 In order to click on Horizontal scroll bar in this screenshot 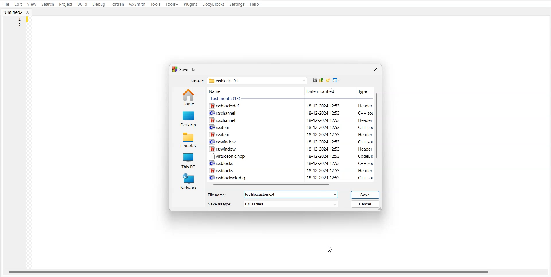, I will do `click(290, 184)`.